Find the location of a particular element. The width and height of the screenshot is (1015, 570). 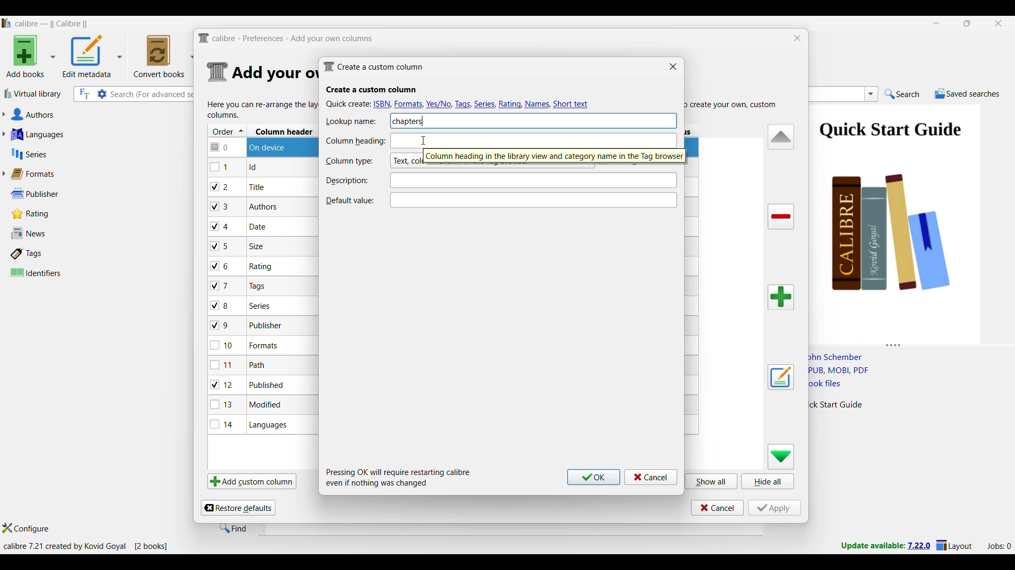

Current jobs is located at coordinates (999, 546).